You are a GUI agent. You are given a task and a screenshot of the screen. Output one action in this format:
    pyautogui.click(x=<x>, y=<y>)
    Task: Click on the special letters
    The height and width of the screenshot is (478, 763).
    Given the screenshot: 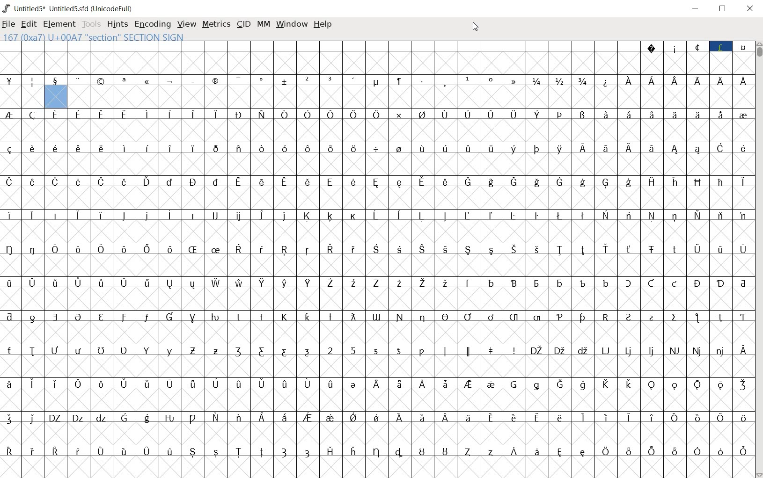 What is the action you would take?
    pyautogui.click(x=377, y=350)
    